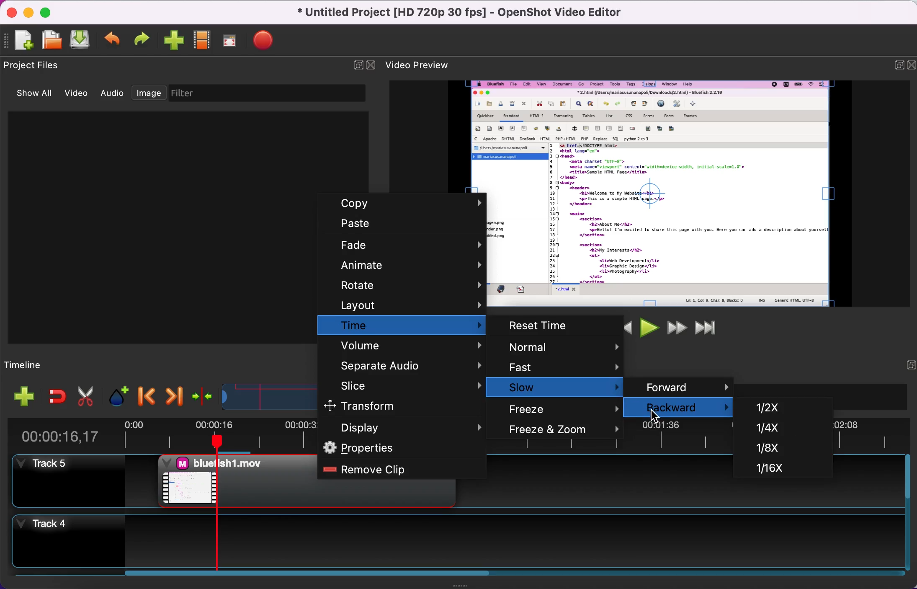  Describe the element at coordinates (269, 39) in the screenshot. I see `export video` at that location.